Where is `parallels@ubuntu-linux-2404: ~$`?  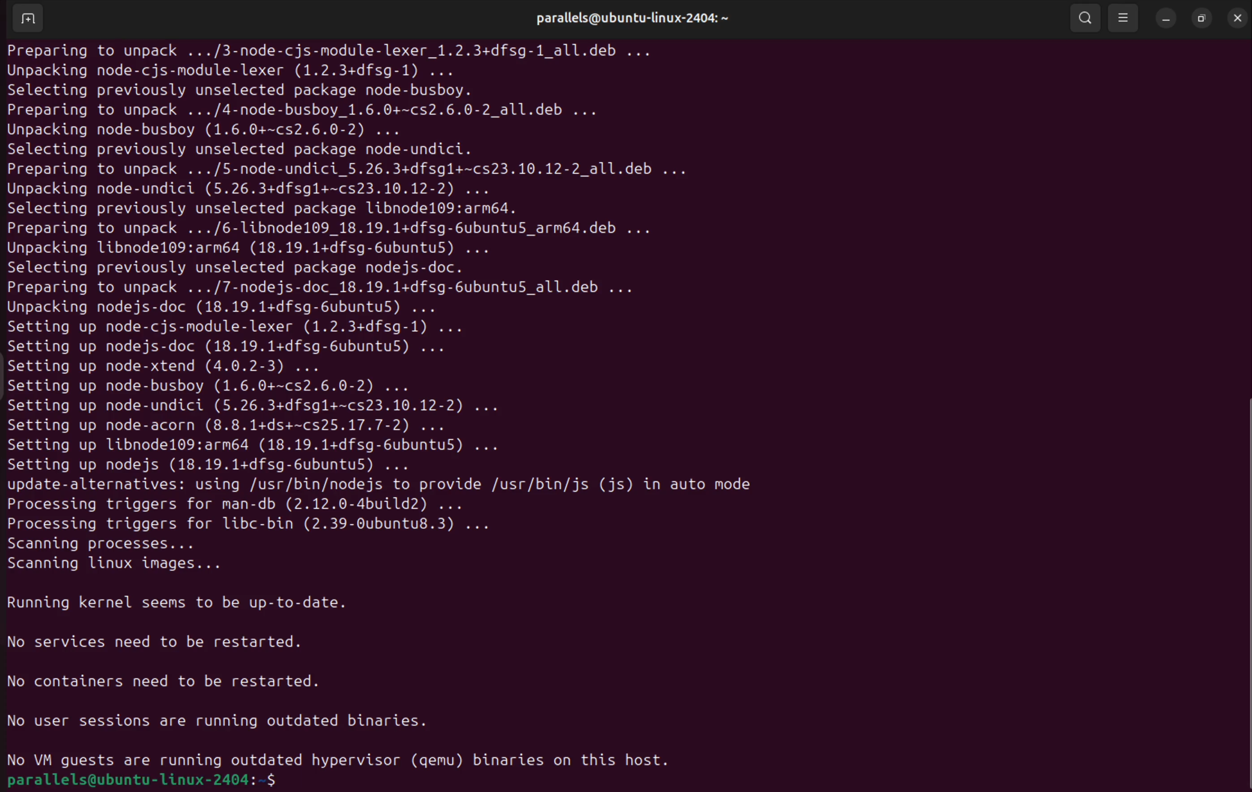
parallels@ubuntu-linux-2404: ~$ is located at coordinates (144, 782).